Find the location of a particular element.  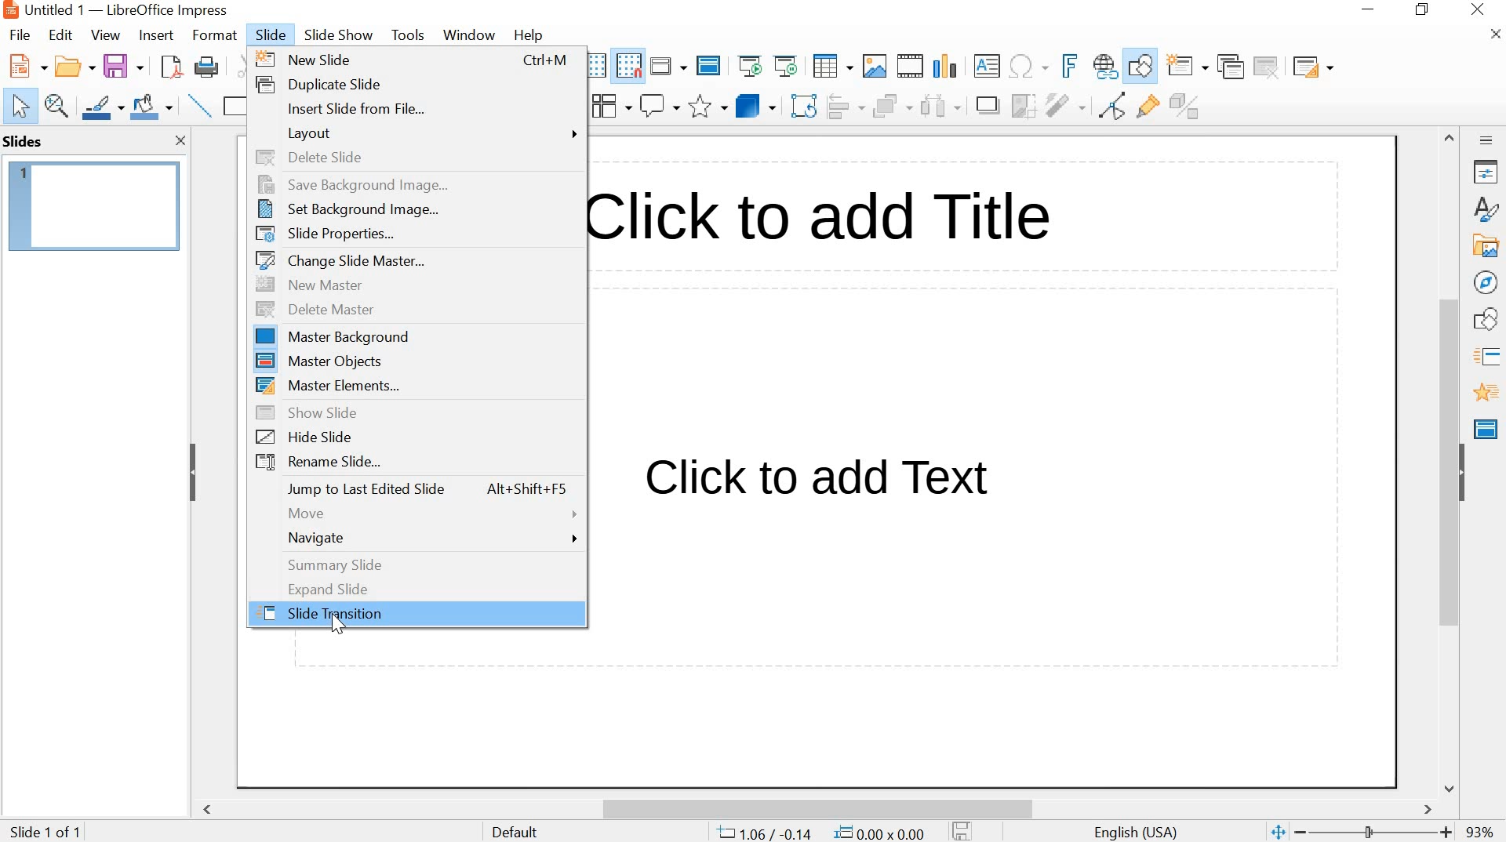

FILR is located at coordinates (22, 37).